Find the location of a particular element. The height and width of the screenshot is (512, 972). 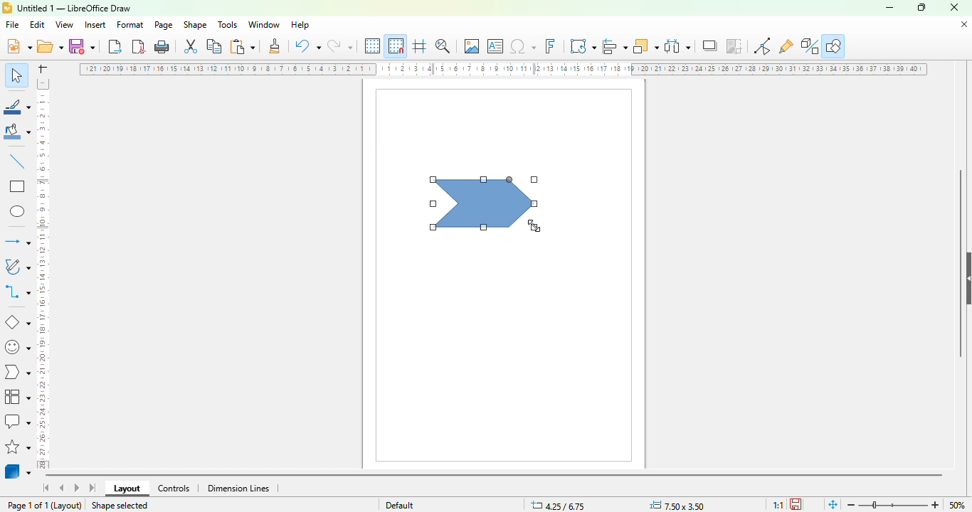

calllout shapes is located at coordinates (17, 421).